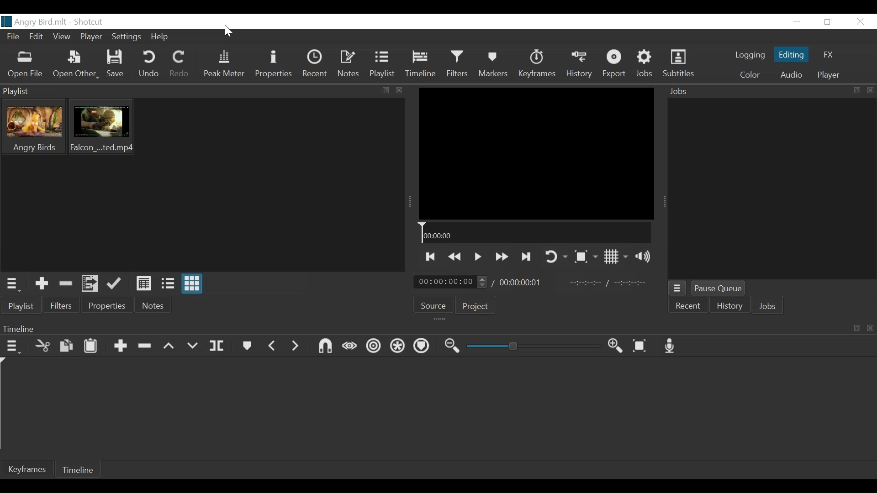 This screenshot has width=877, height=493. I want to click on Toggle player looping, so click(555, 257).